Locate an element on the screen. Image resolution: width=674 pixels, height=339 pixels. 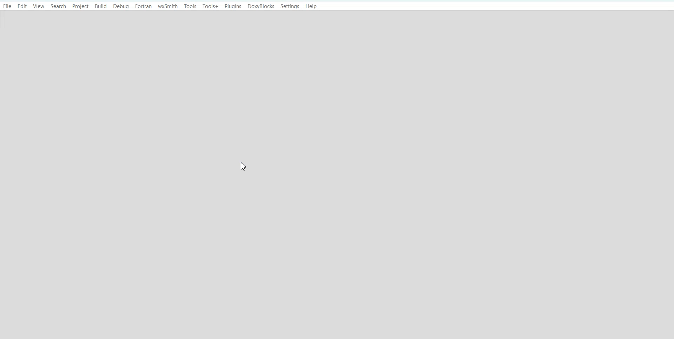
Edit is located at coordinates (22, 6).